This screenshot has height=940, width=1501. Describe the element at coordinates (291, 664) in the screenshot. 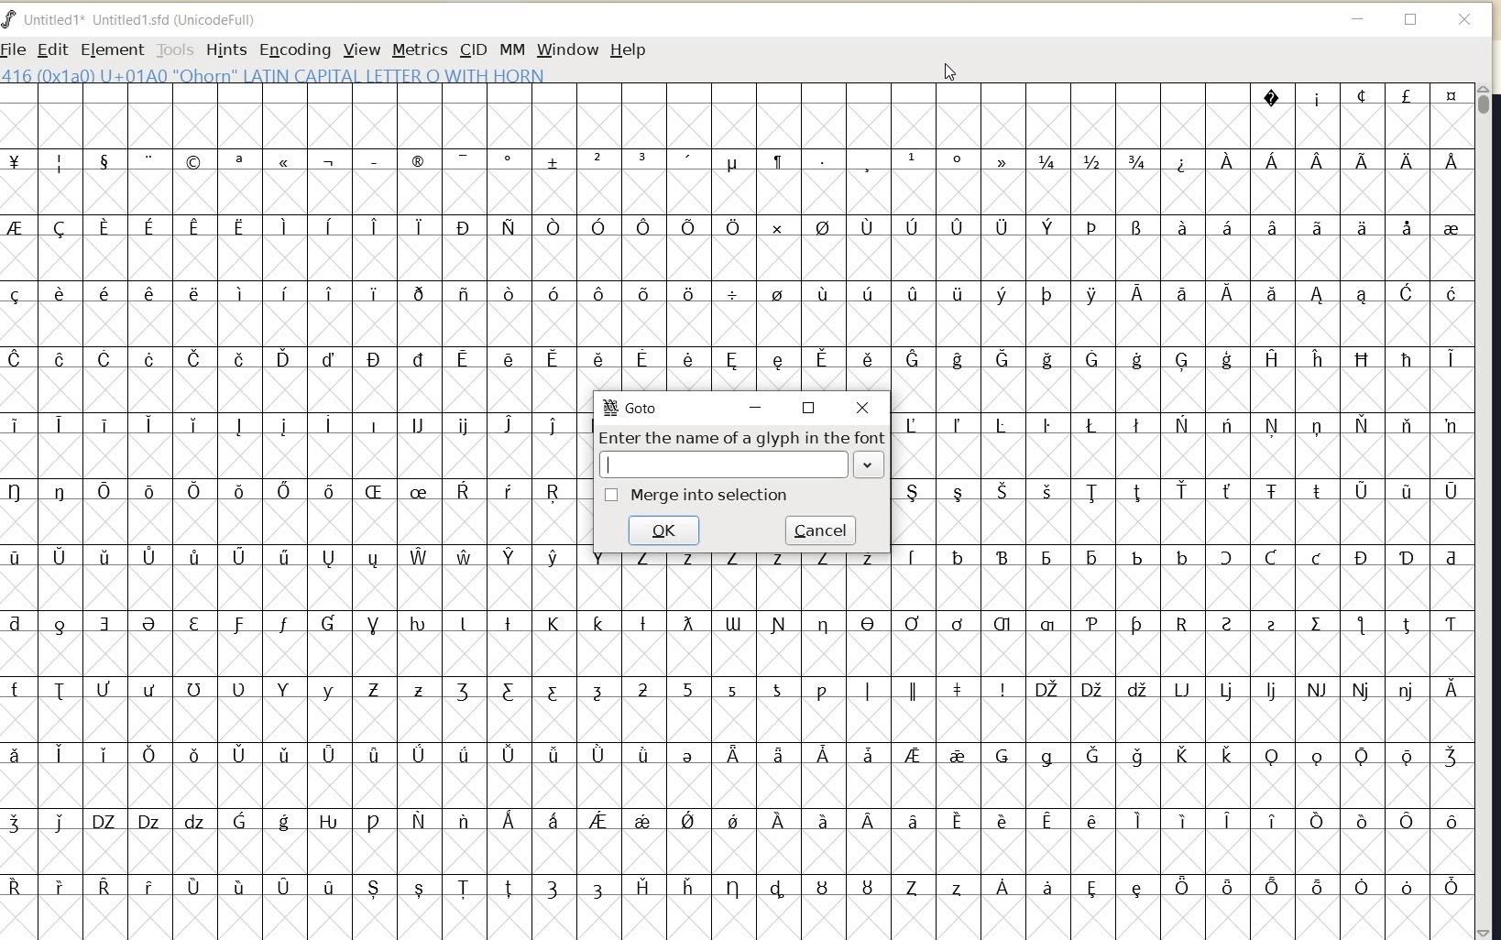

I see `glyph characters` at that location.